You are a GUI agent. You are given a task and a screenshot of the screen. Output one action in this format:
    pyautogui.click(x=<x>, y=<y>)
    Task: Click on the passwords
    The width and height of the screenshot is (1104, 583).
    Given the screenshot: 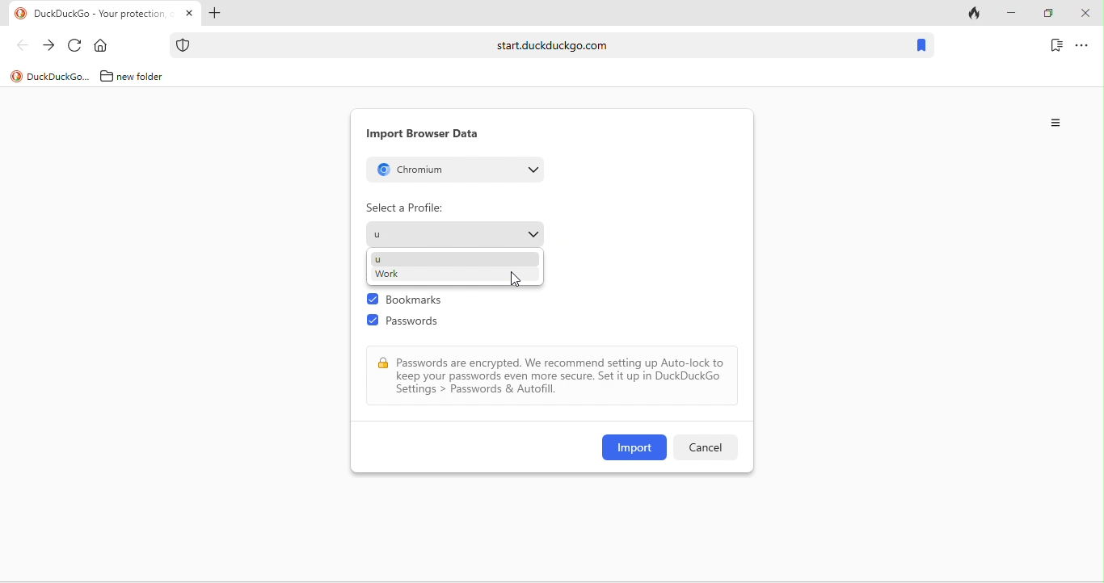 What is the action you would take?
    pyautogui.click(x=420, y=324)
    